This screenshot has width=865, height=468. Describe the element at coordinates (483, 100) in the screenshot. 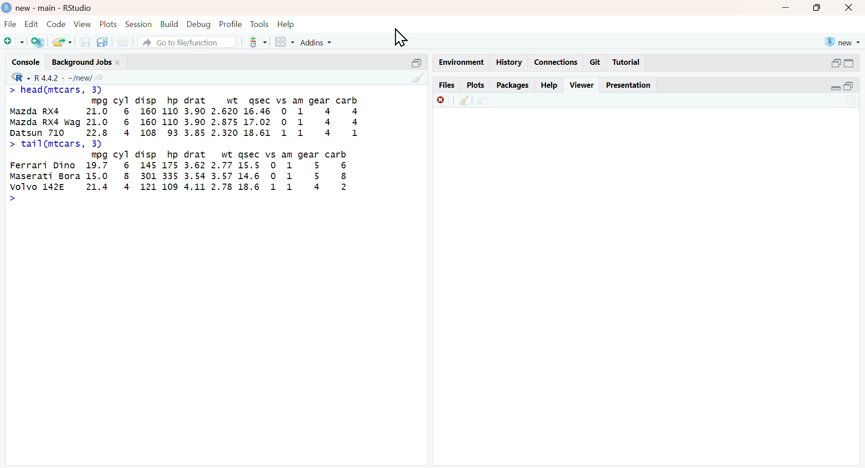

I see `Show in new window` at that location.